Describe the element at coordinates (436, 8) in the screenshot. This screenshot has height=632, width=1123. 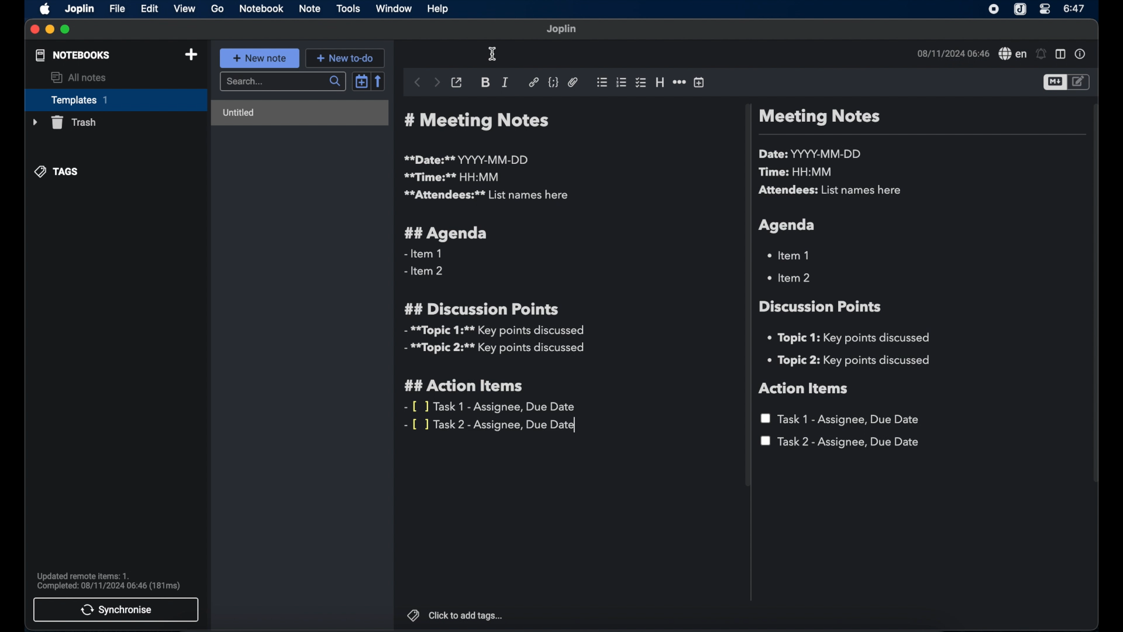
I see `help` at that location.